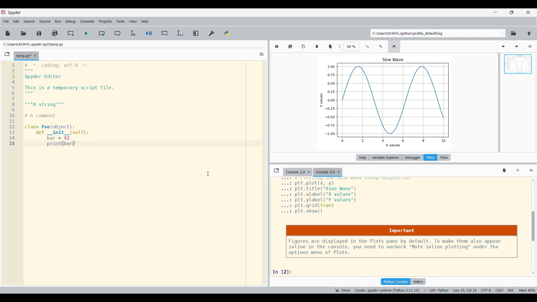 This screenshot has height=302, width=537. Describe the element at coordinates (212, 33) in the screenshot. I see `Preferences` at that location.